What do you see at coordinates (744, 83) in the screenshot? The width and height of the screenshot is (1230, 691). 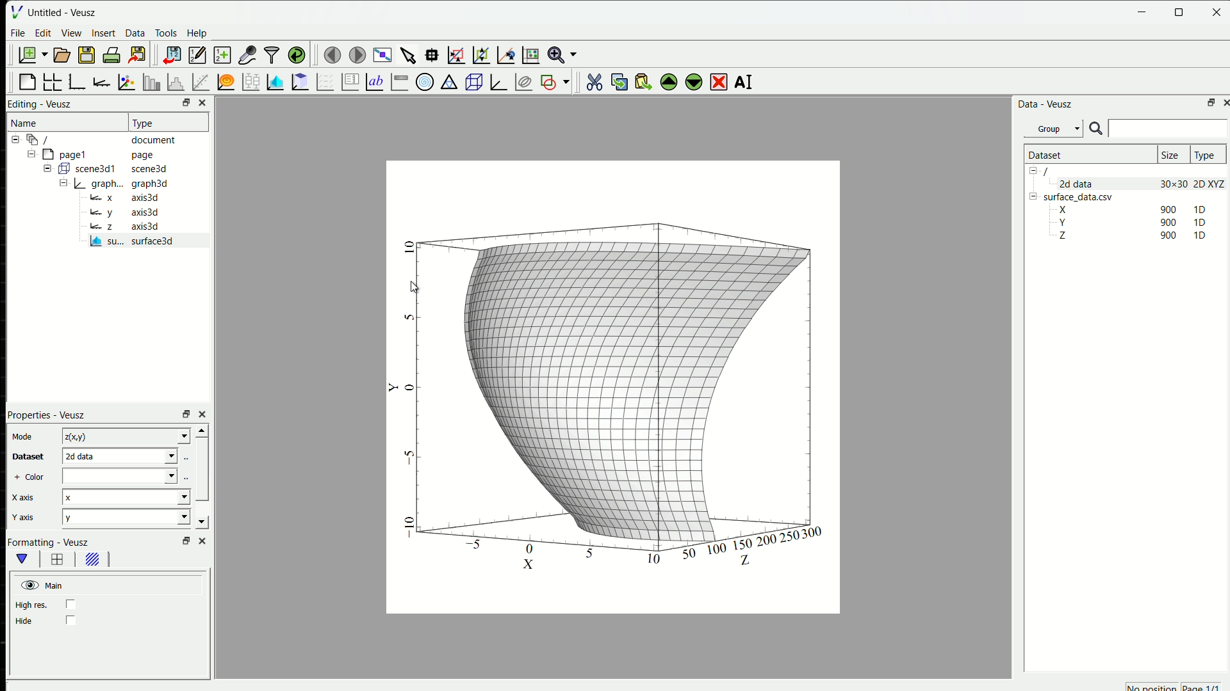 I see `AI` at bounding box center [744, 83].